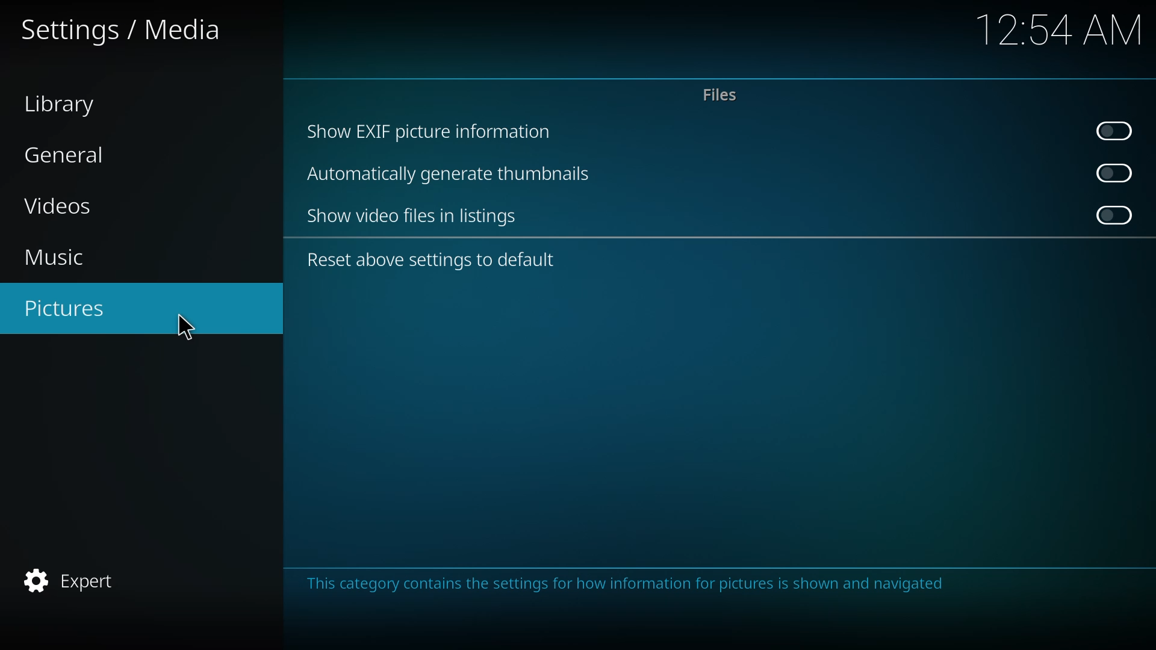  What do you see at coordinates (434, 259) in the screenshot?
I see `reset above settings to default` at bounding box center [434, 259].